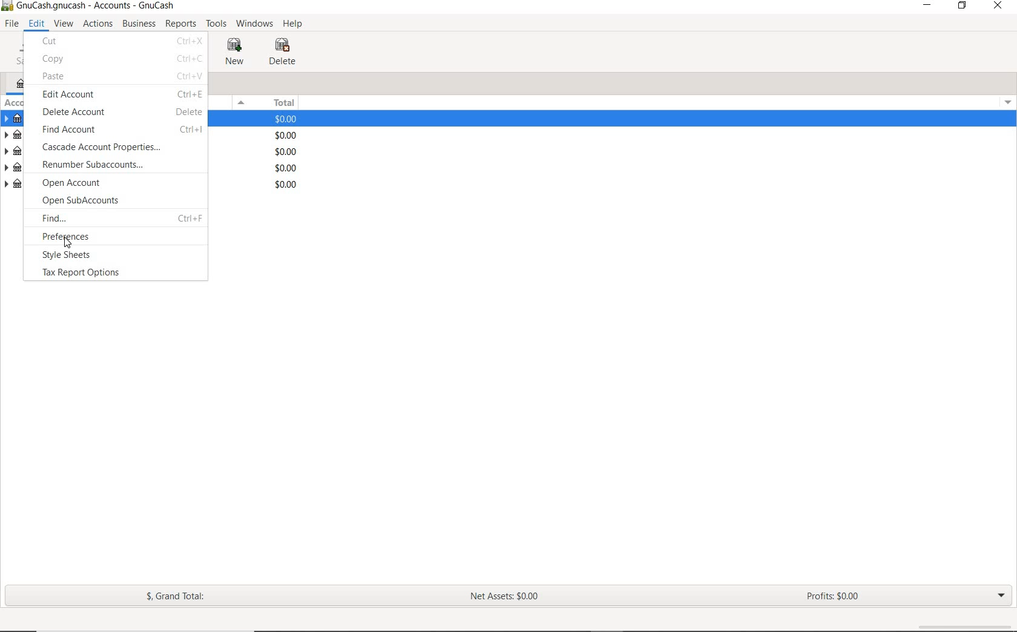 The height and width of the screenshot is (632, 1017). I want to click on RESTORE DOWN, so click(962, 8).